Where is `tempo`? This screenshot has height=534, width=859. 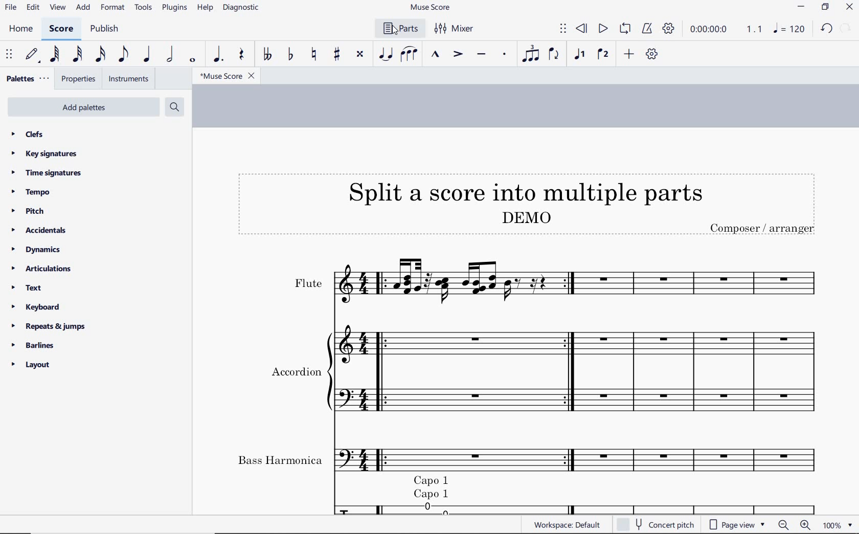
tempo is located at coordinates (31, 194).